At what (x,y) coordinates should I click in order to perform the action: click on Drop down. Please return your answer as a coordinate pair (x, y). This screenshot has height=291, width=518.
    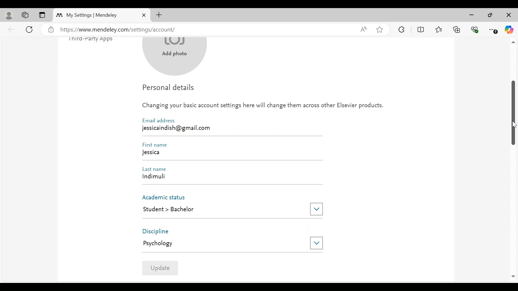
    Looking at the image, I should click on (316, 209).